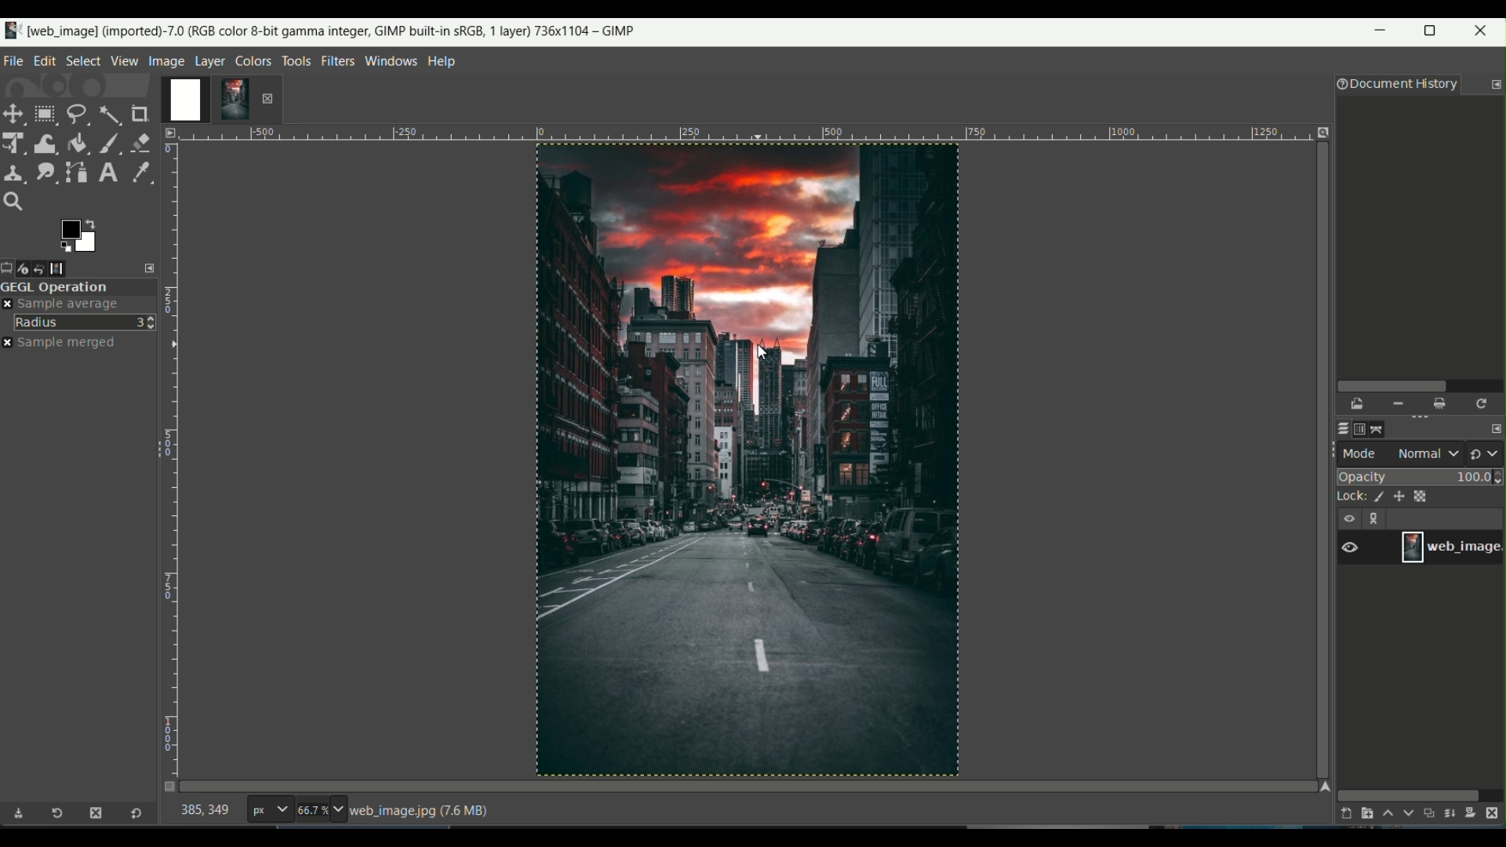  Describe the element at coordinates (142, 140) in the screenshot. I see `eraser tool` at that location.